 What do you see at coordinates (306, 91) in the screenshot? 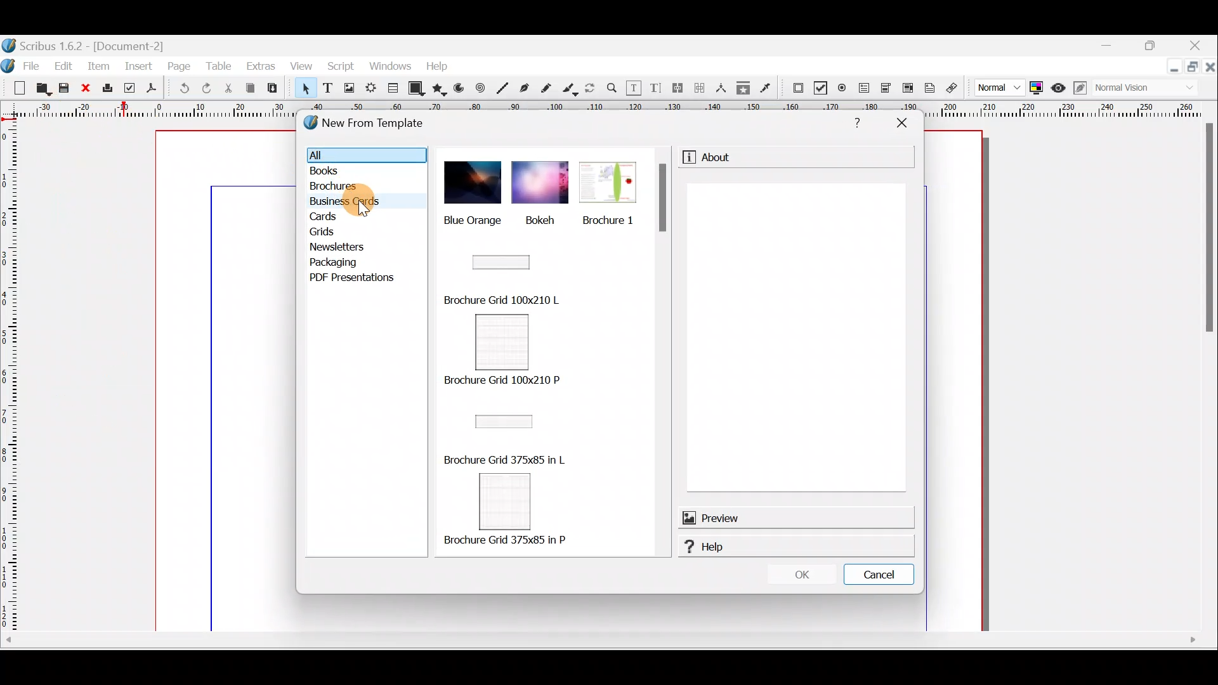
I see `Select item` at bounding box center [306, 91].